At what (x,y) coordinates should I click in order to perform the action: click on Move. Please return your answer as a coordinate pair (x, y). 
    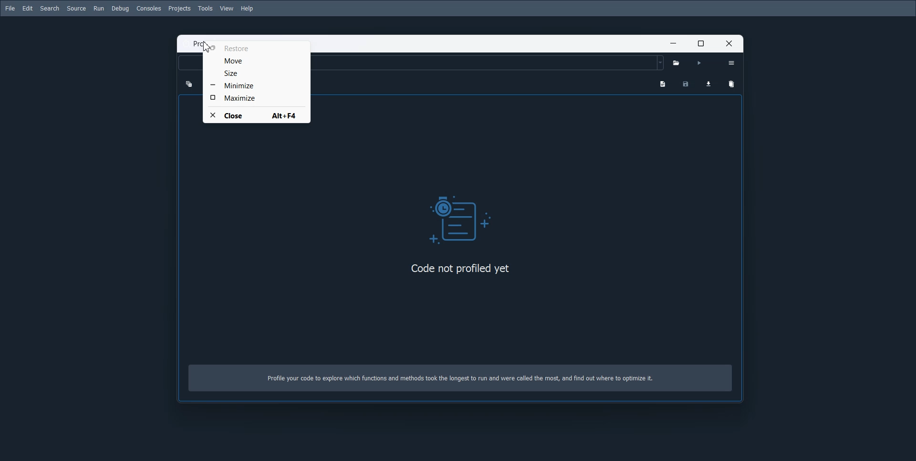
    Looking at the image, I should click on (254, 62).